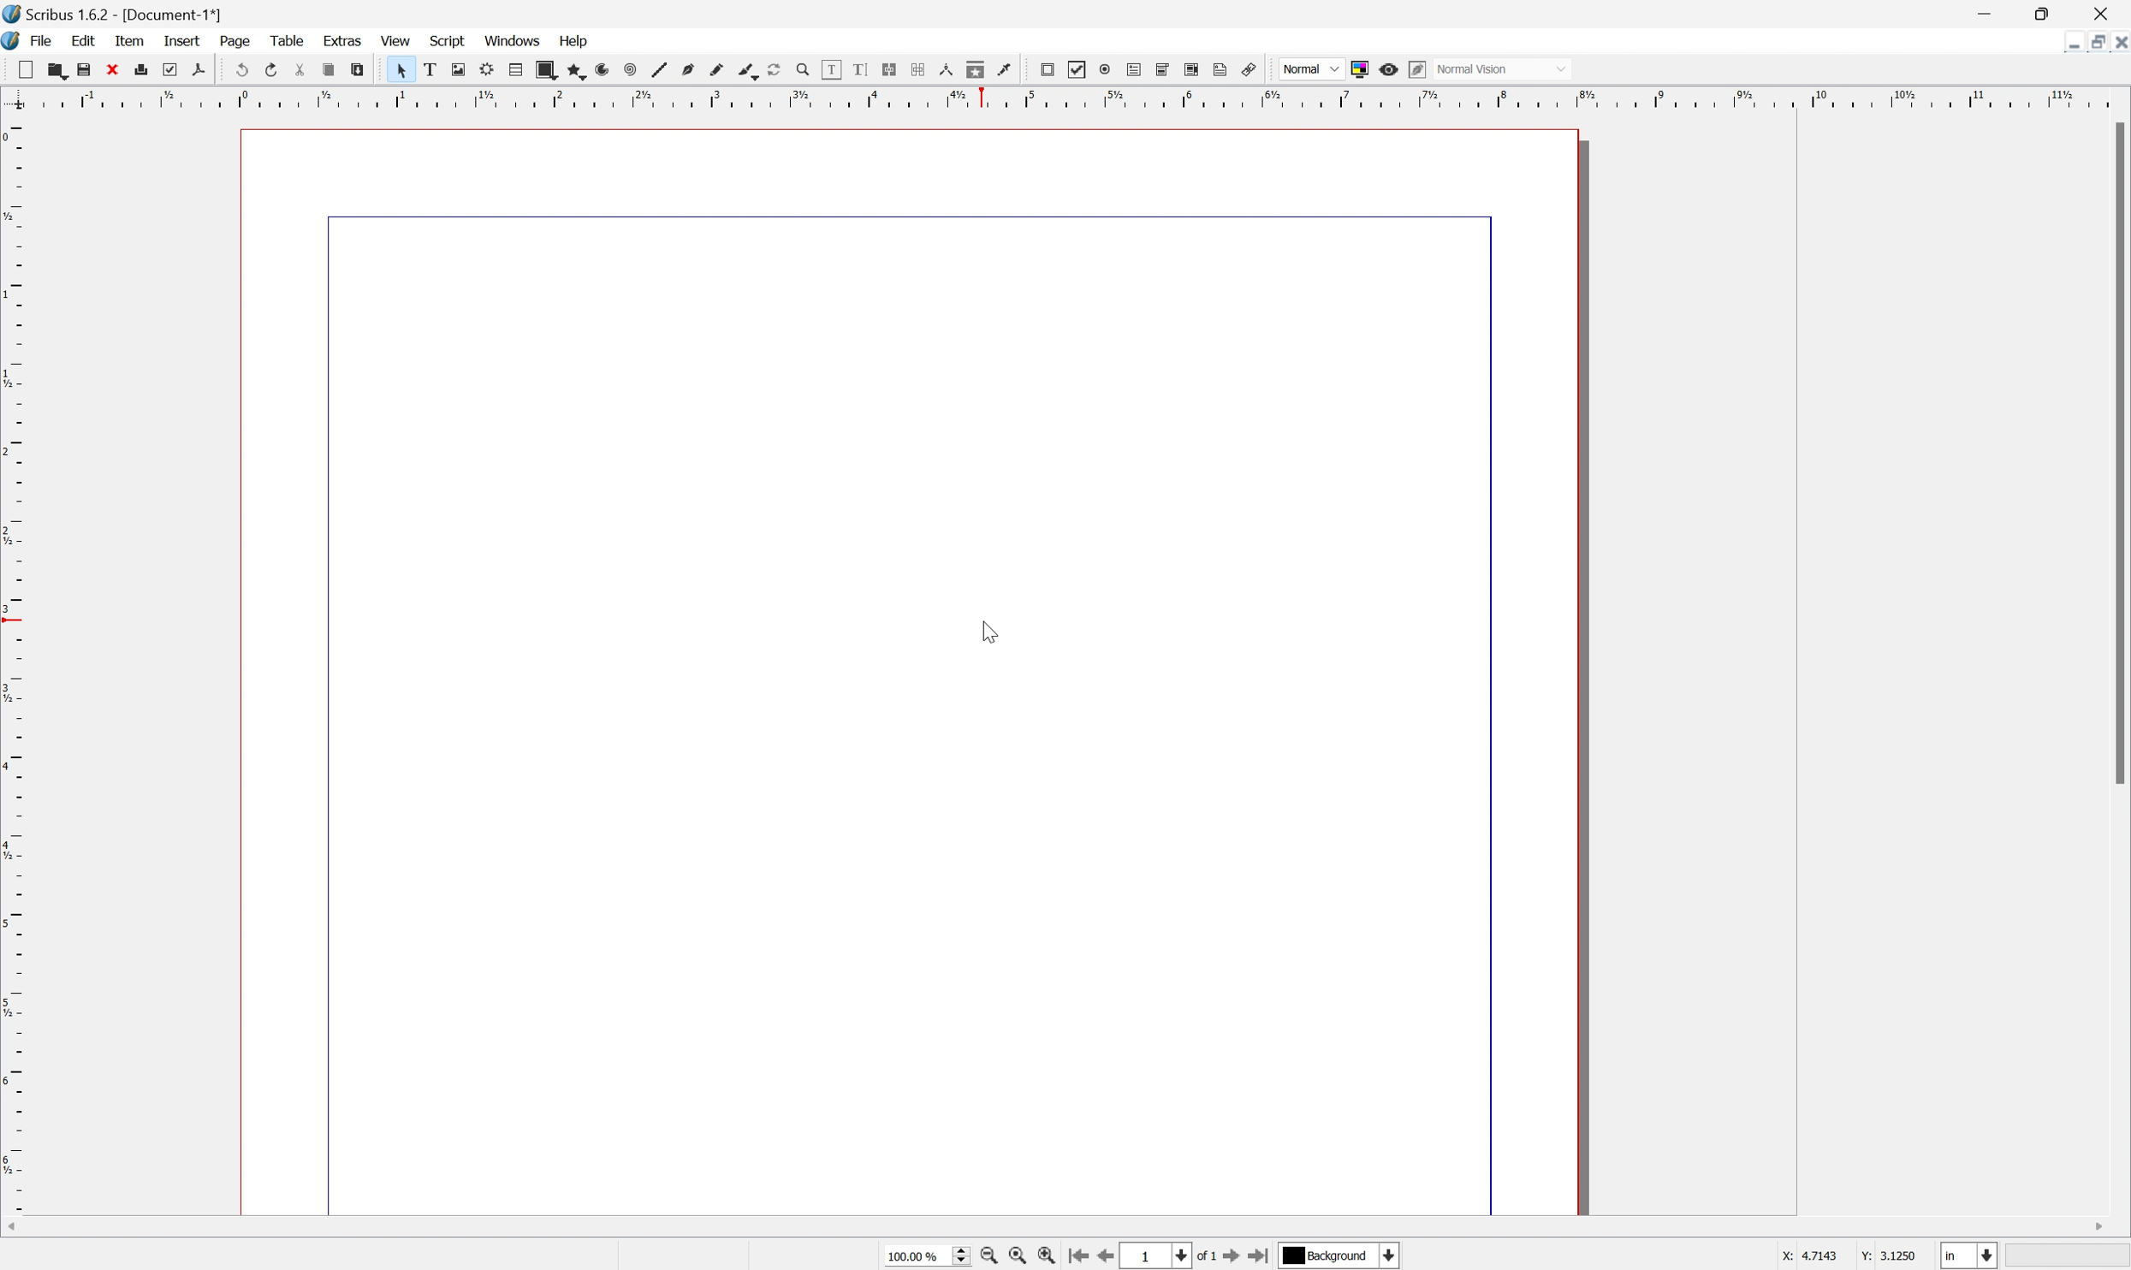 The height and width of the screenshot is (1270, 2131). I want to click on freehand line, so click(721, 68).